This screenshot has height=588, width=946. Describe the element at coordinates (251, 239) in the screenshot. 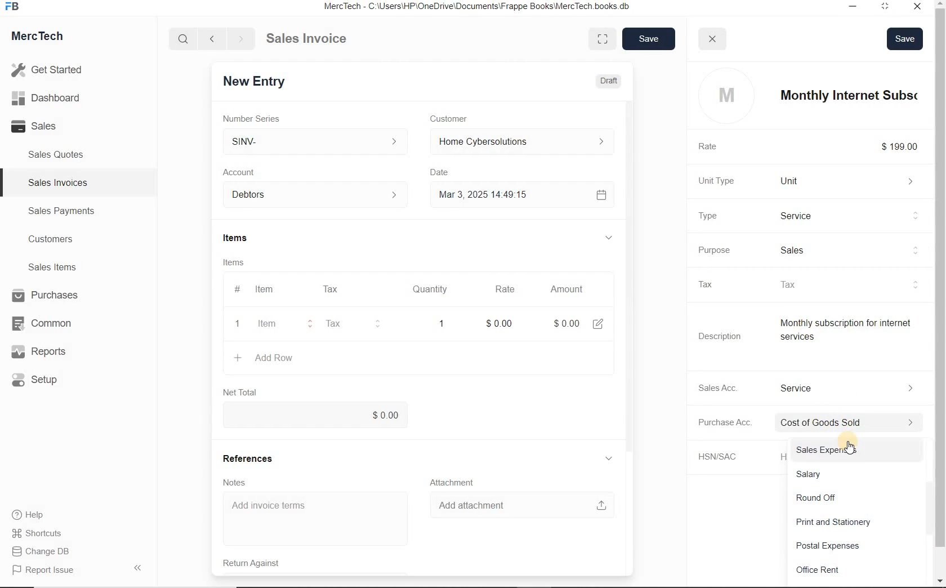

I see `Items` at that location.